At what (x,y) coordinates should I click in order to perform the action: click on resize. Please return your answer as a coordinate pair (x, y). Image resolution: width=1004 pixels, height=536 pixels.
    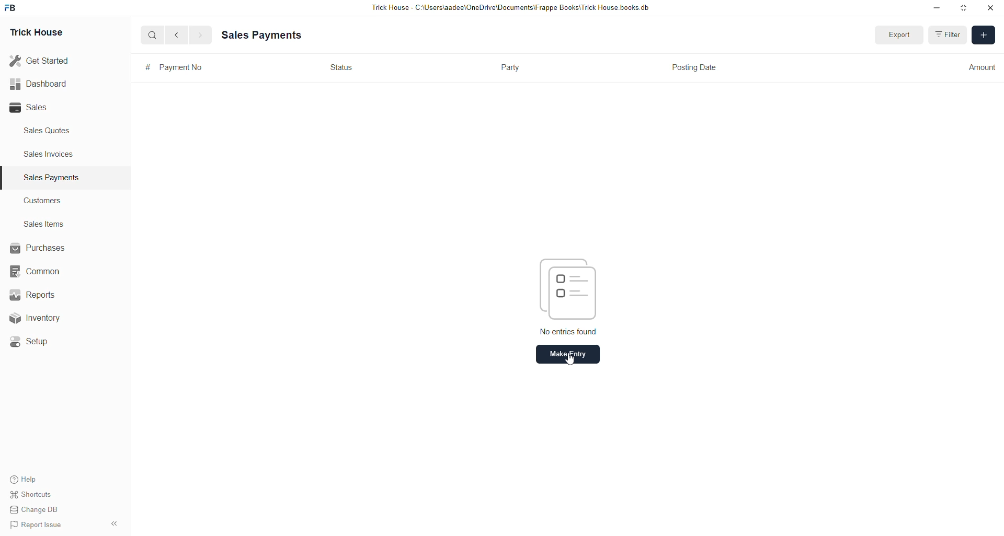
    Looking at the image, I should click on (964, 8).